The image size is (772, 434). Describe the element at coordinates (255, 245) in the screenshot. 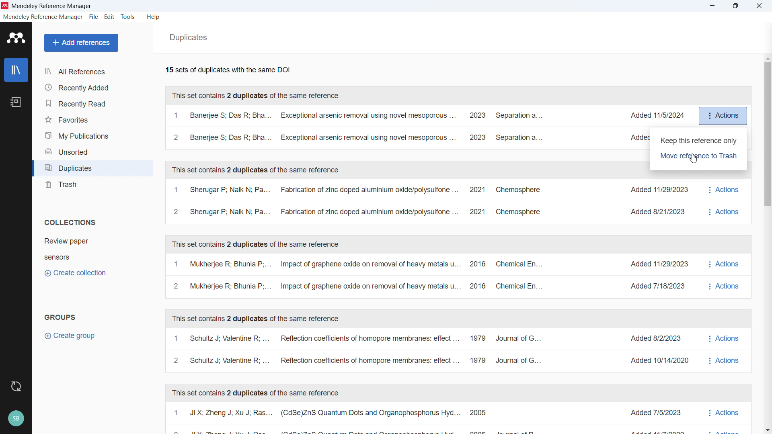

I see `This set contains two duplicates of the same reference` at that location.